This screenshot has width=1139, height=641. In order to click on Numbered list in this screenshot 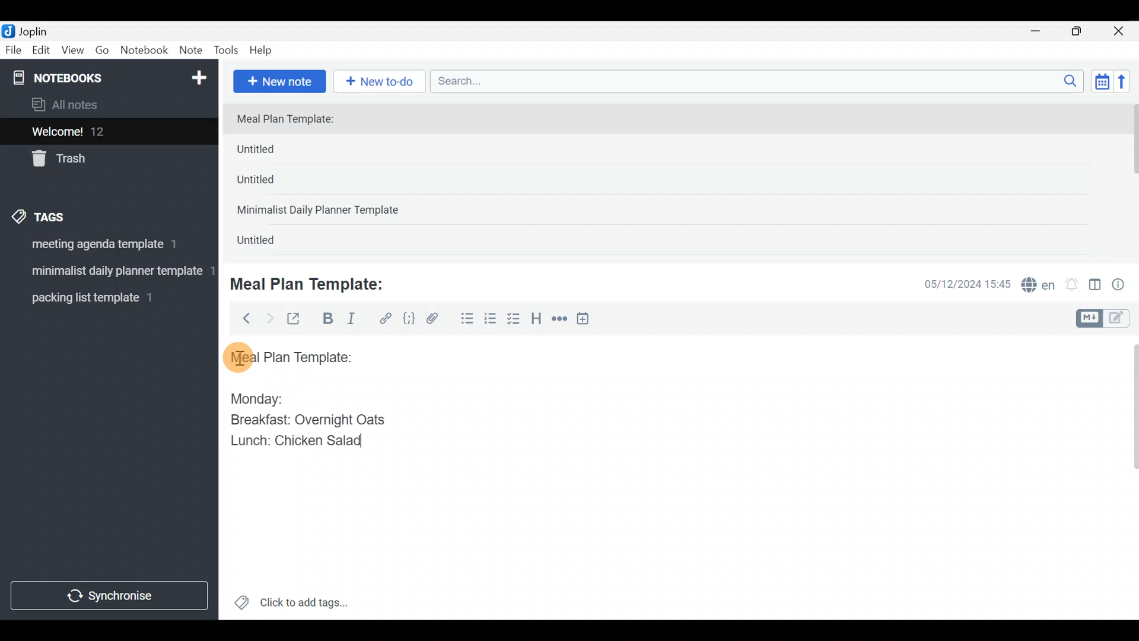, I will do `click(491, 321)`.